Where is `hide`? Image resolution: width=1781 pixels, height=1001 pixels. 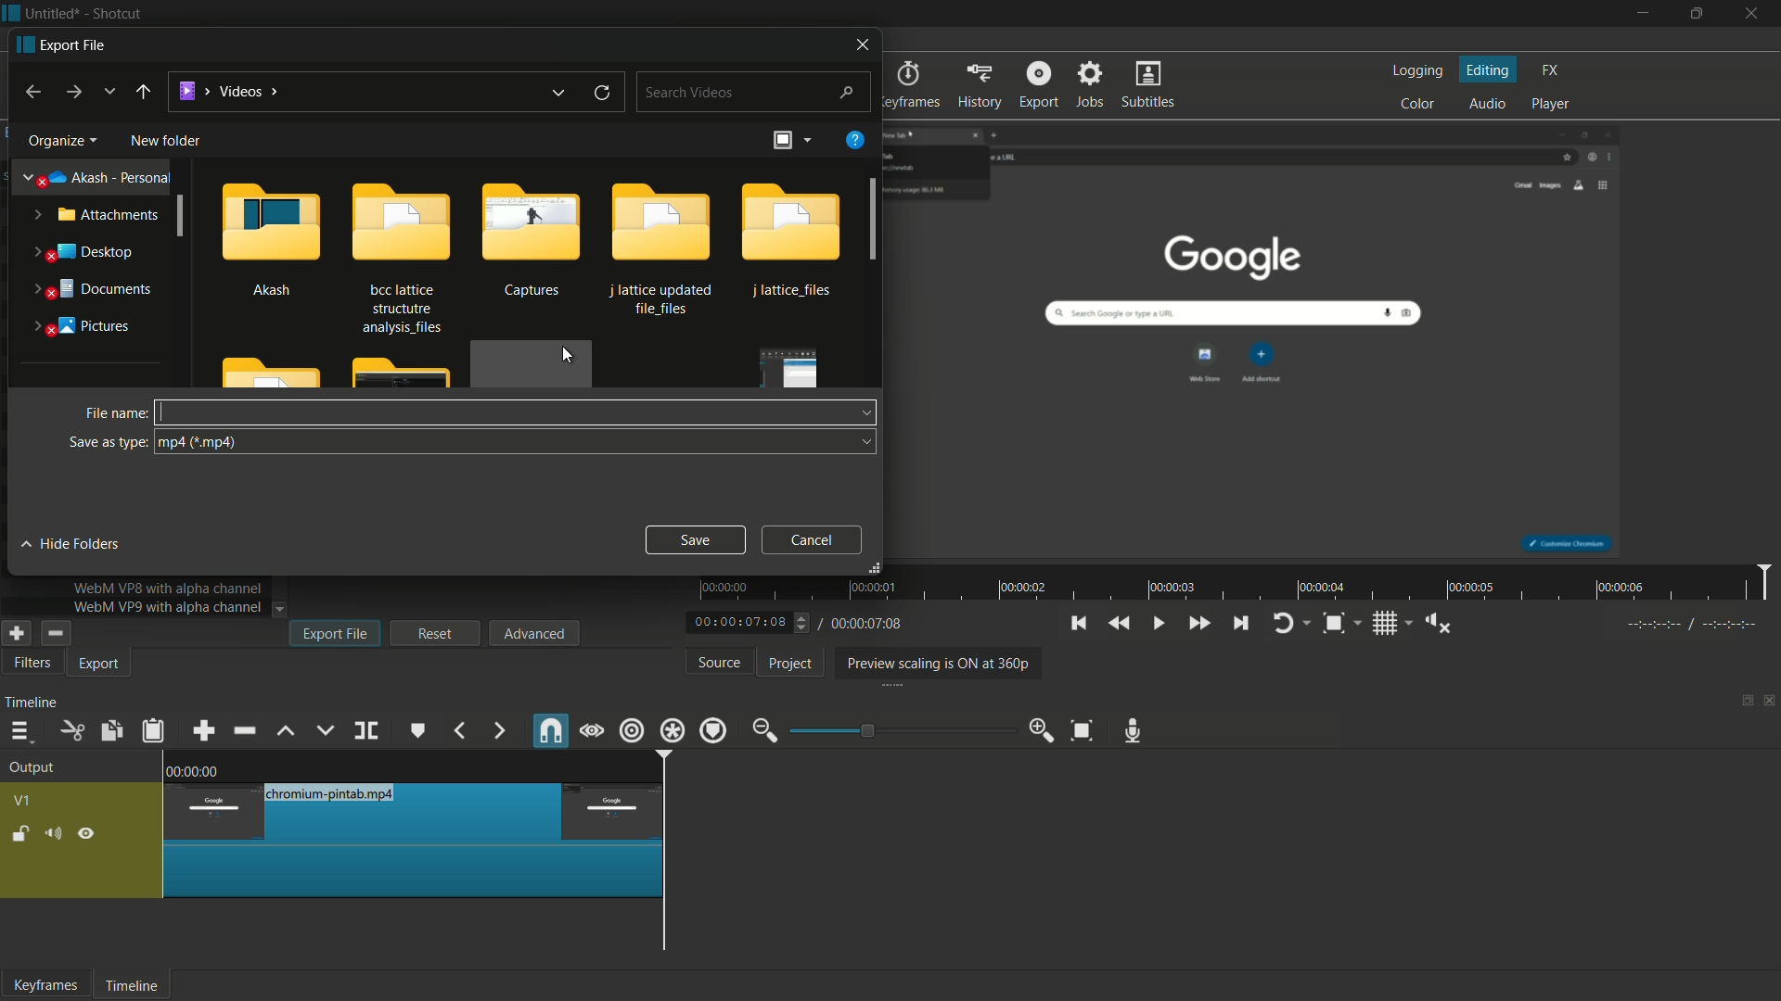 hide is located at coordinates (87, 837).